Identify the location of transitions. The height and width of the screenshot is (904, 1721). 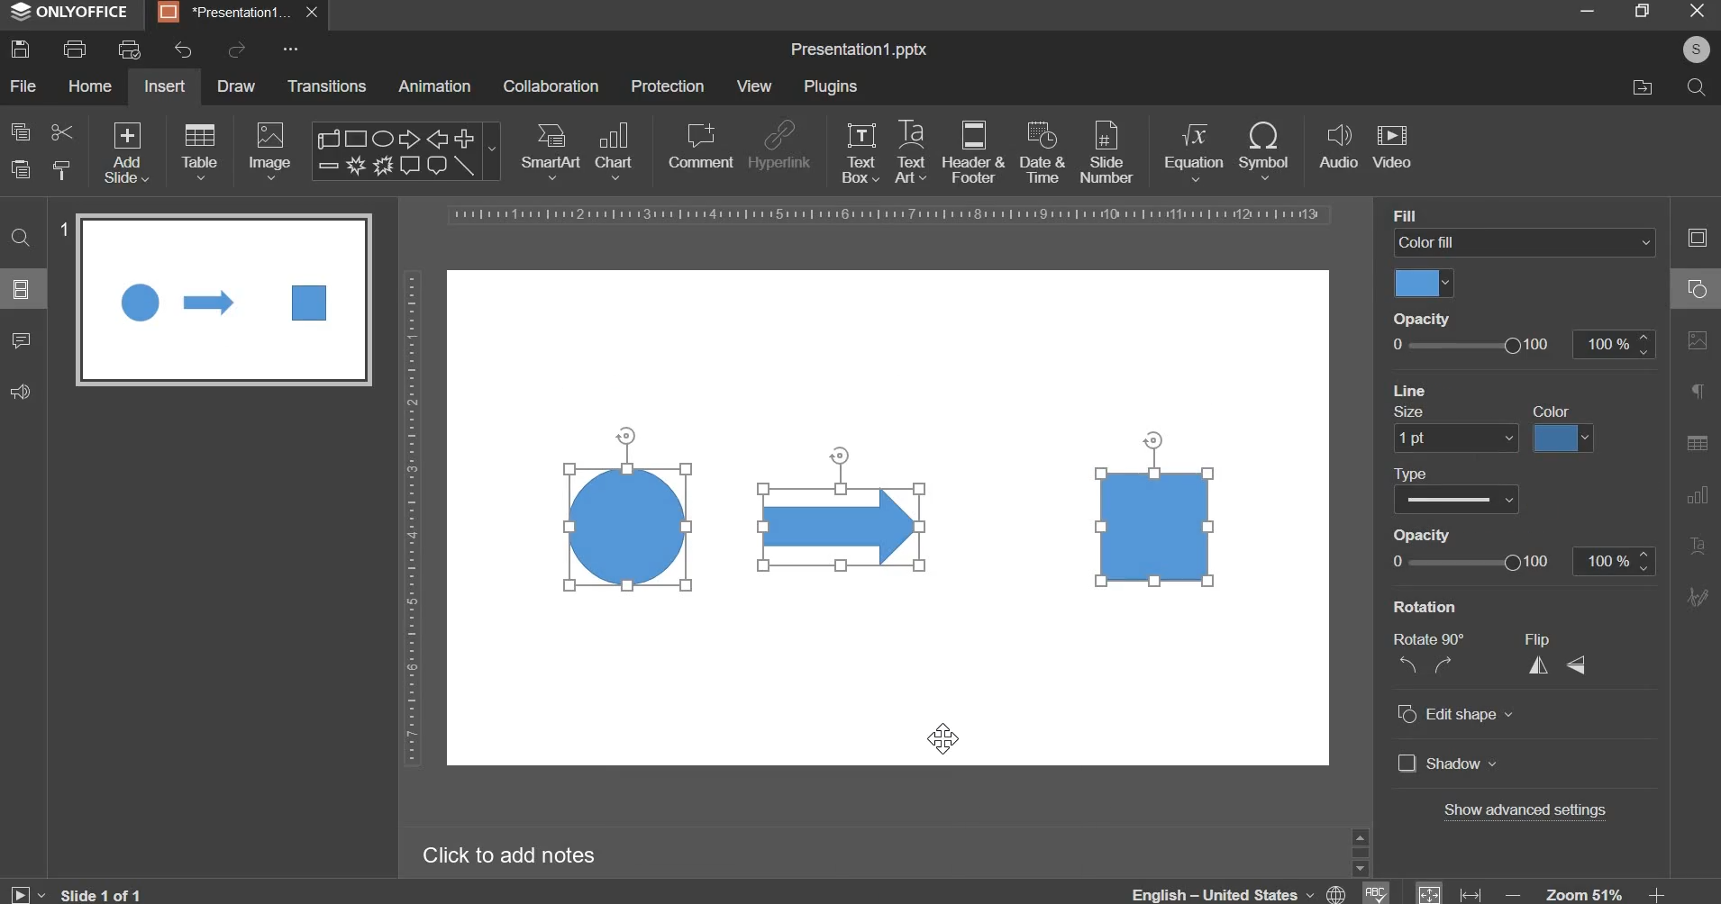
(328, 86).